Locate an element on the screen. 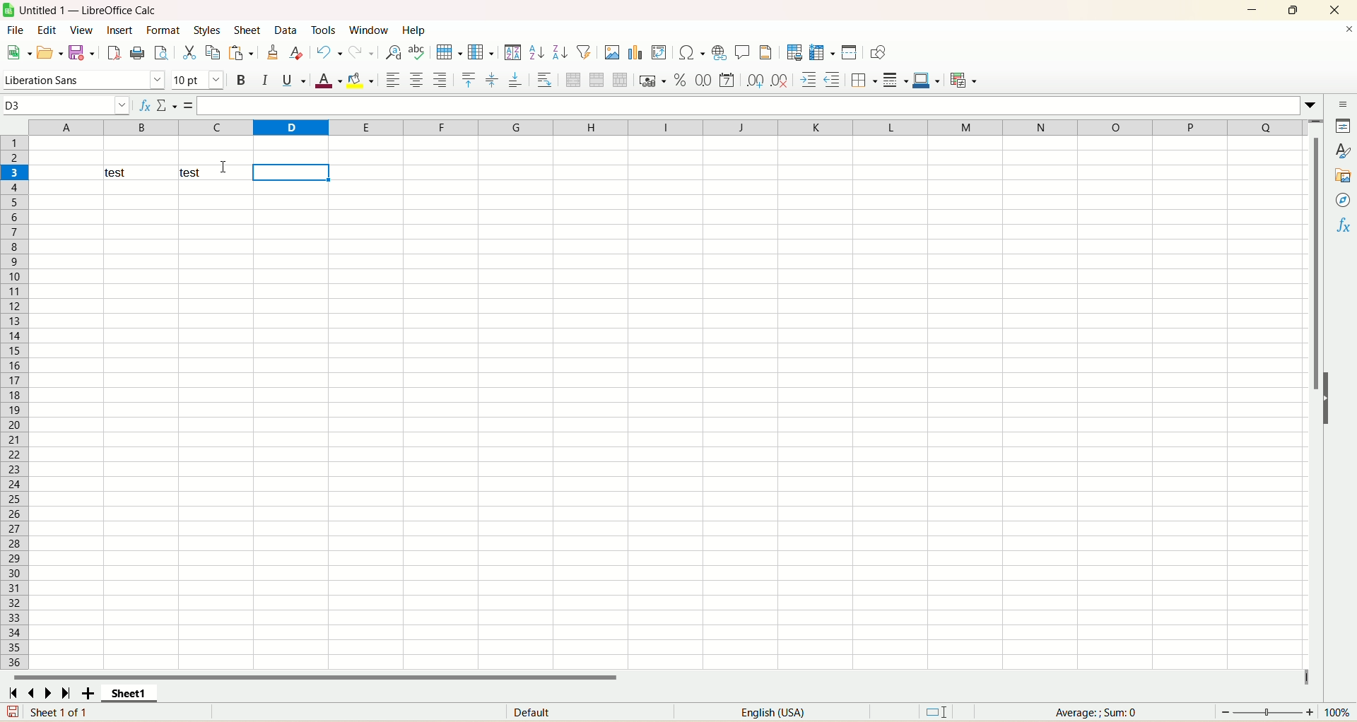 The height and width of the screenshot is (722, 1357). active cell is located at coordinates (291, 172).